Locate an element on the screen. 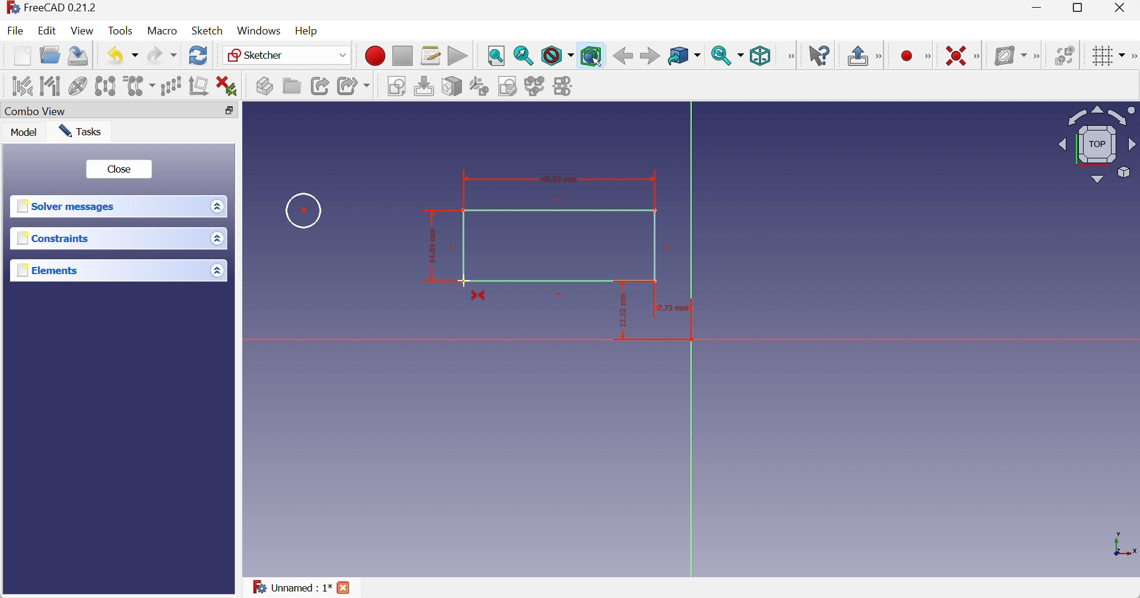 This screenshot has width=1140, height=598. Combo View is located at coordinates (35, 112).